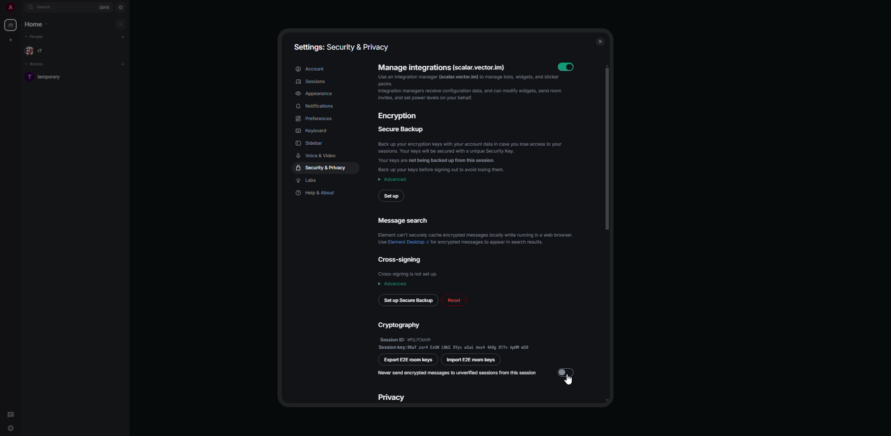 This screenshot has width=891, height=436. I want to click on secure backup, so click(474, 149).